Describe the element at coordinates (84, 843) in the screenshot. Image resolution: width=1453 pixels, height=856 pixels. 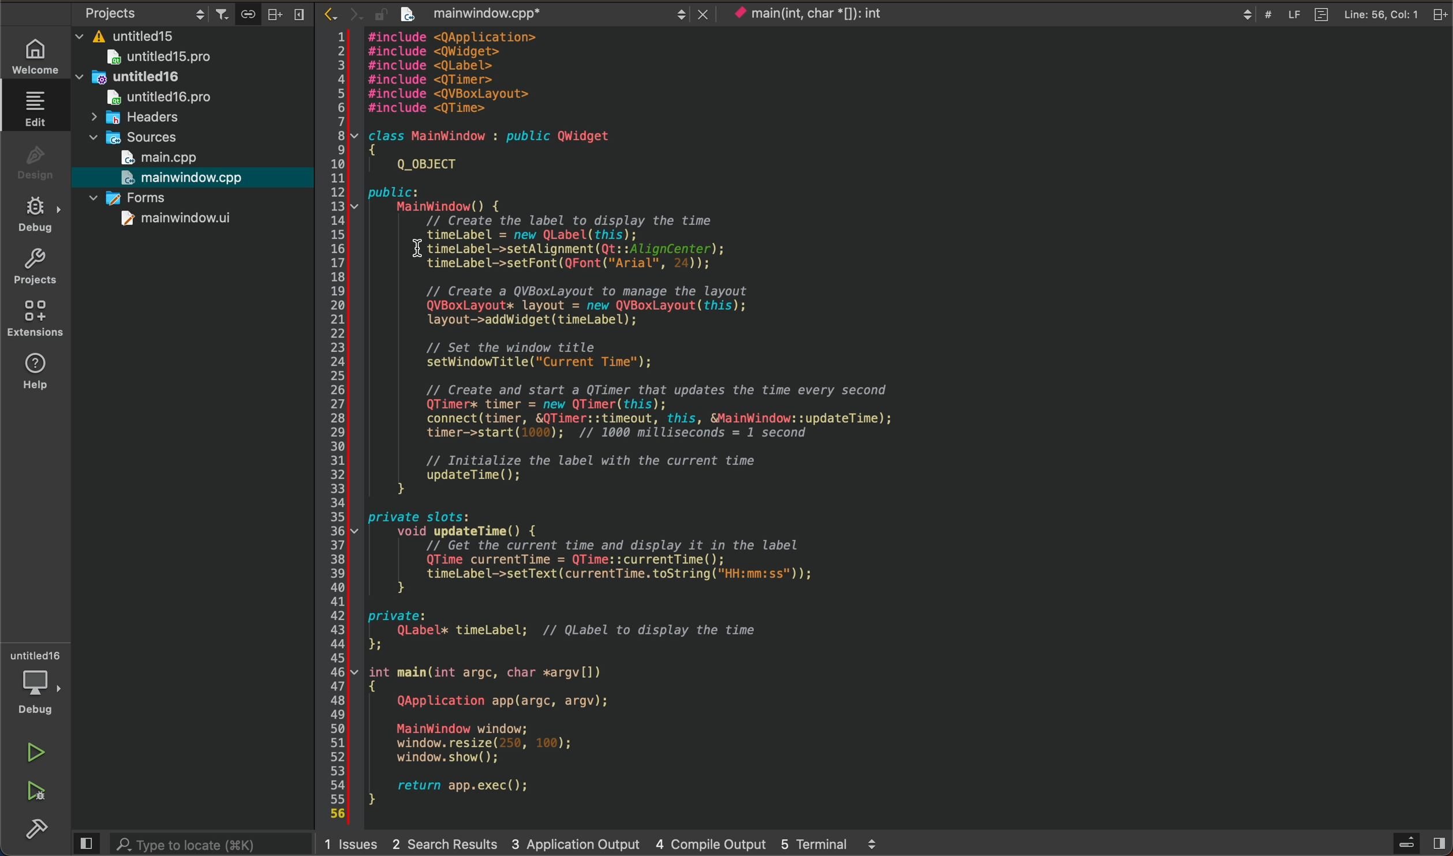
I see `Preview` at that location.